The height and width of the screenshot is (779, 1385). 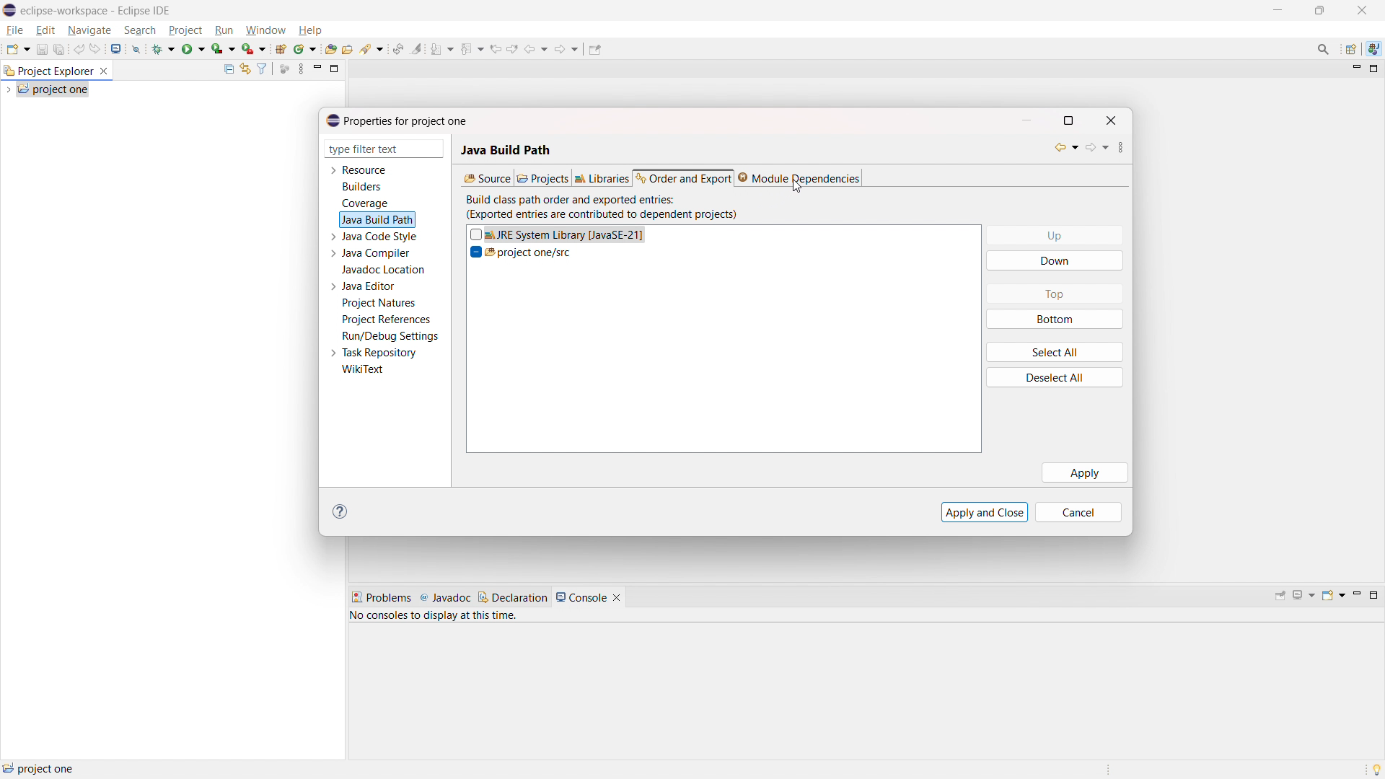 I want to click on forward, so click(x=568, y=48).